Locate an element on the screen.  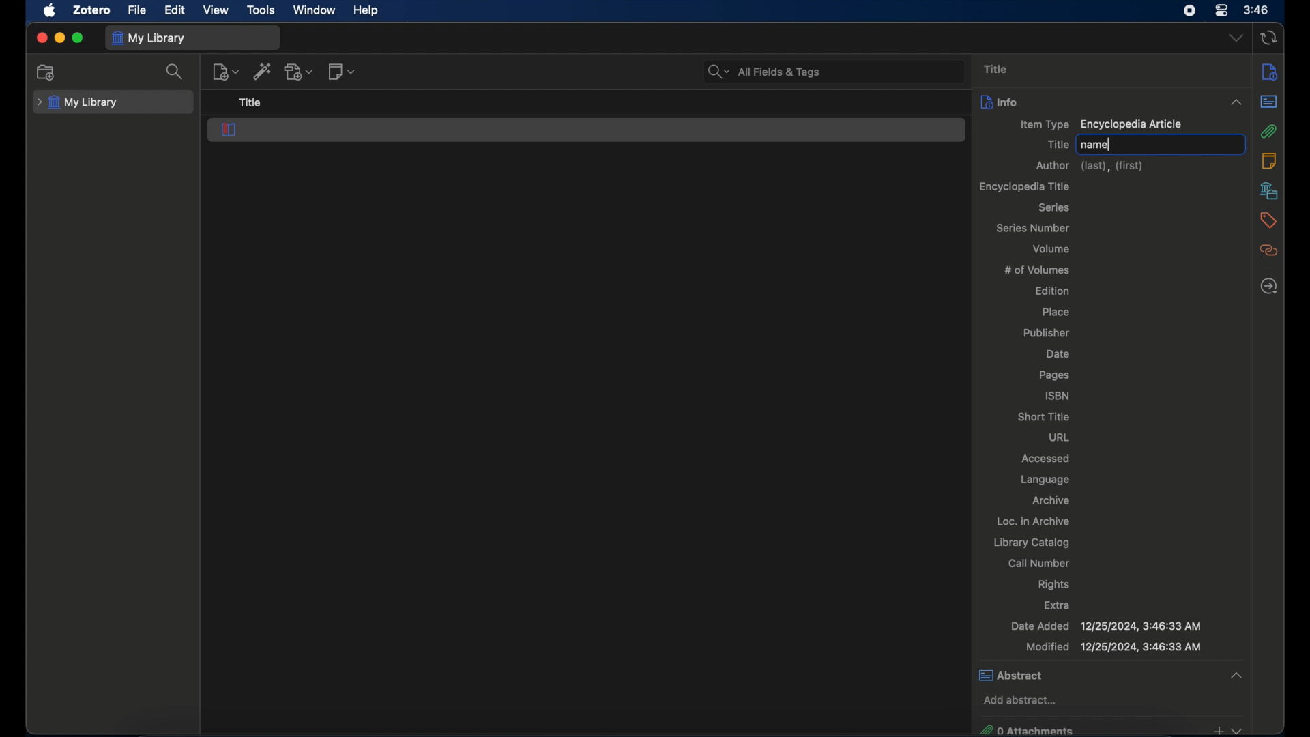
accessed is located at coordinates (1045, 458).